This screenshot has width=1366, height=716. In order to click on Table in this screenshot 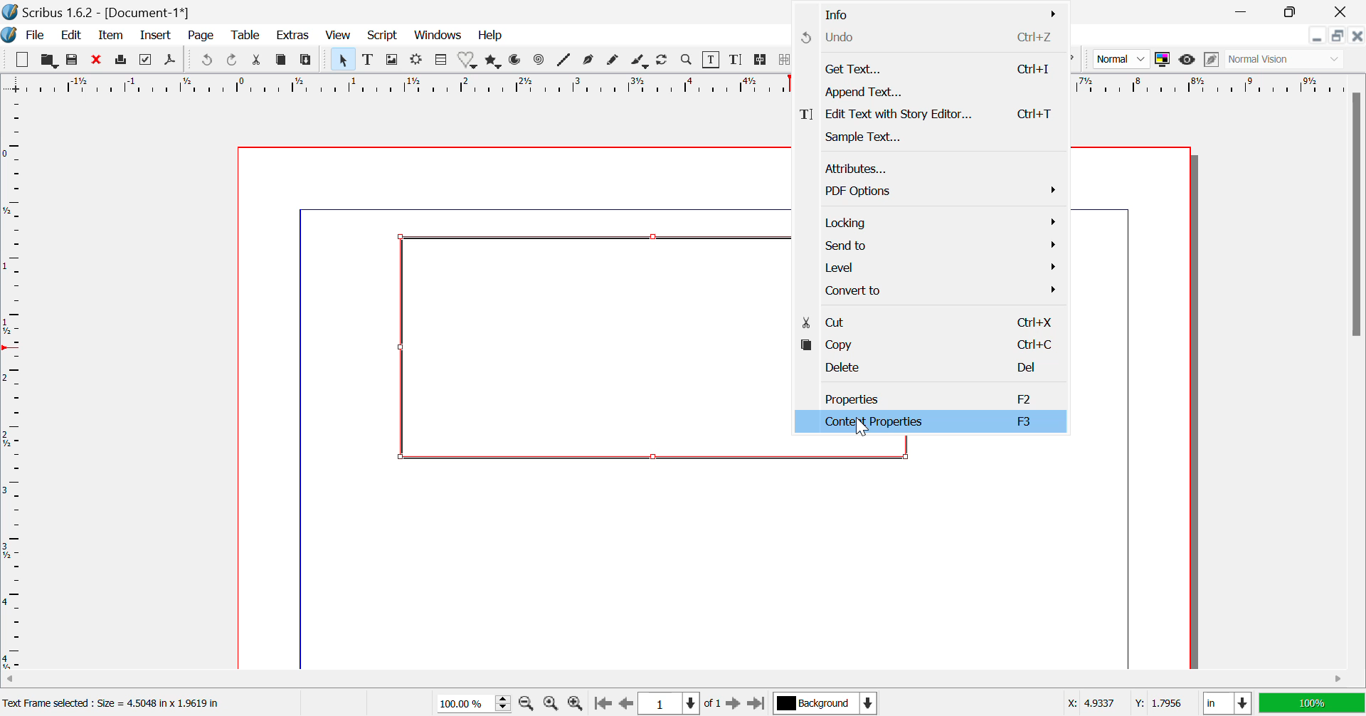, I will do `click(441, 60)`.